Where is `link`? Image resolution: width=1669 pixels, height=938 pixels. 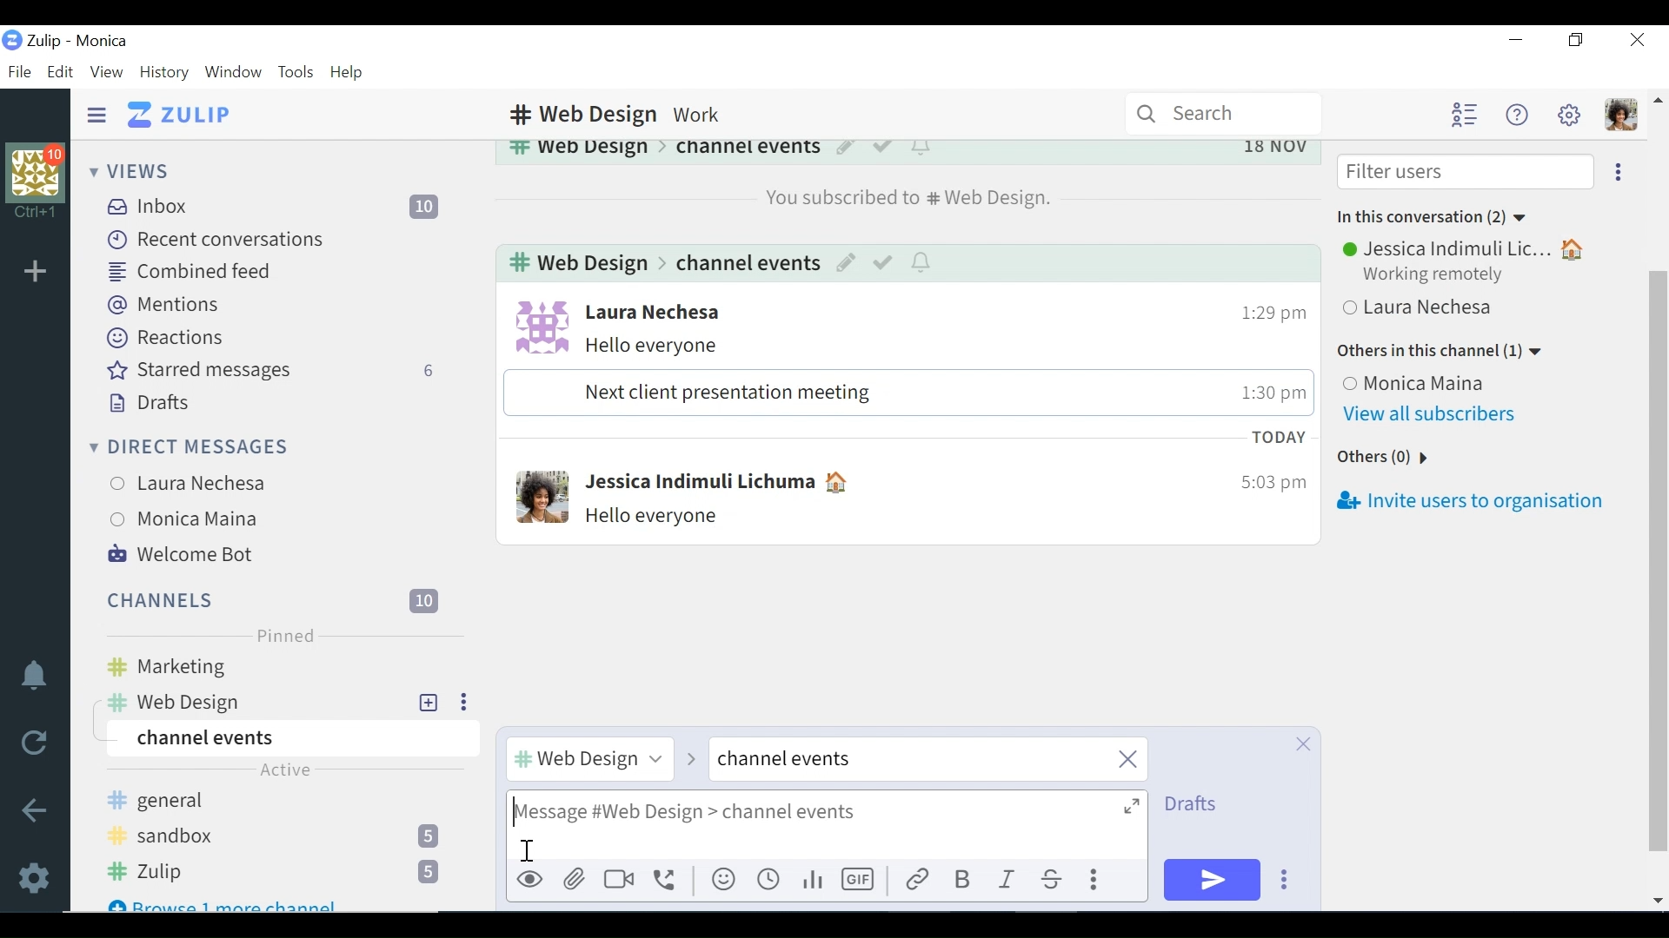 link is located at coordinates (915, 881).